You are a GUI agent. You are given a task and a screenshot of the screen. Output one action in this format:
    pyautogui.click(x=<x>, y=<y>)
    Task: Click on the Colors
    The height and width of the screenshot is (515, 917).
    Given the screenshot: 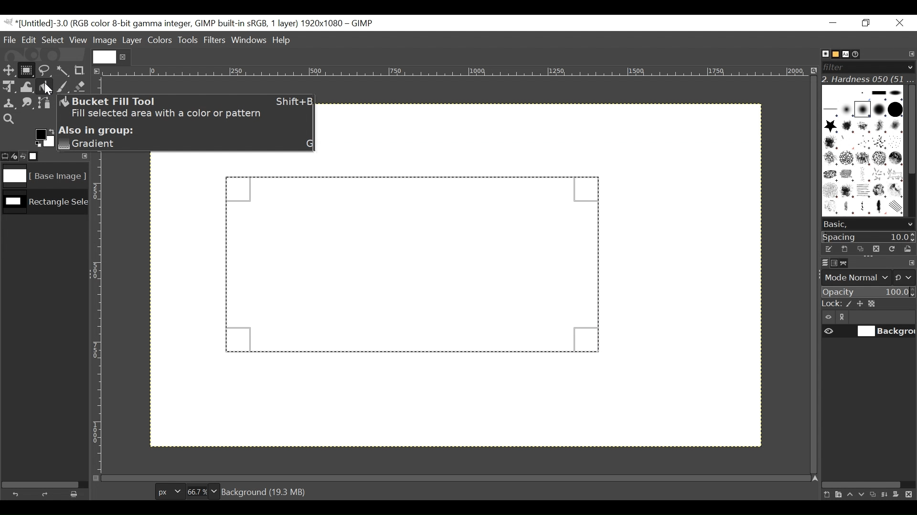 What is the action you would take?
    pyautogui.click(x=160, y=40)
    